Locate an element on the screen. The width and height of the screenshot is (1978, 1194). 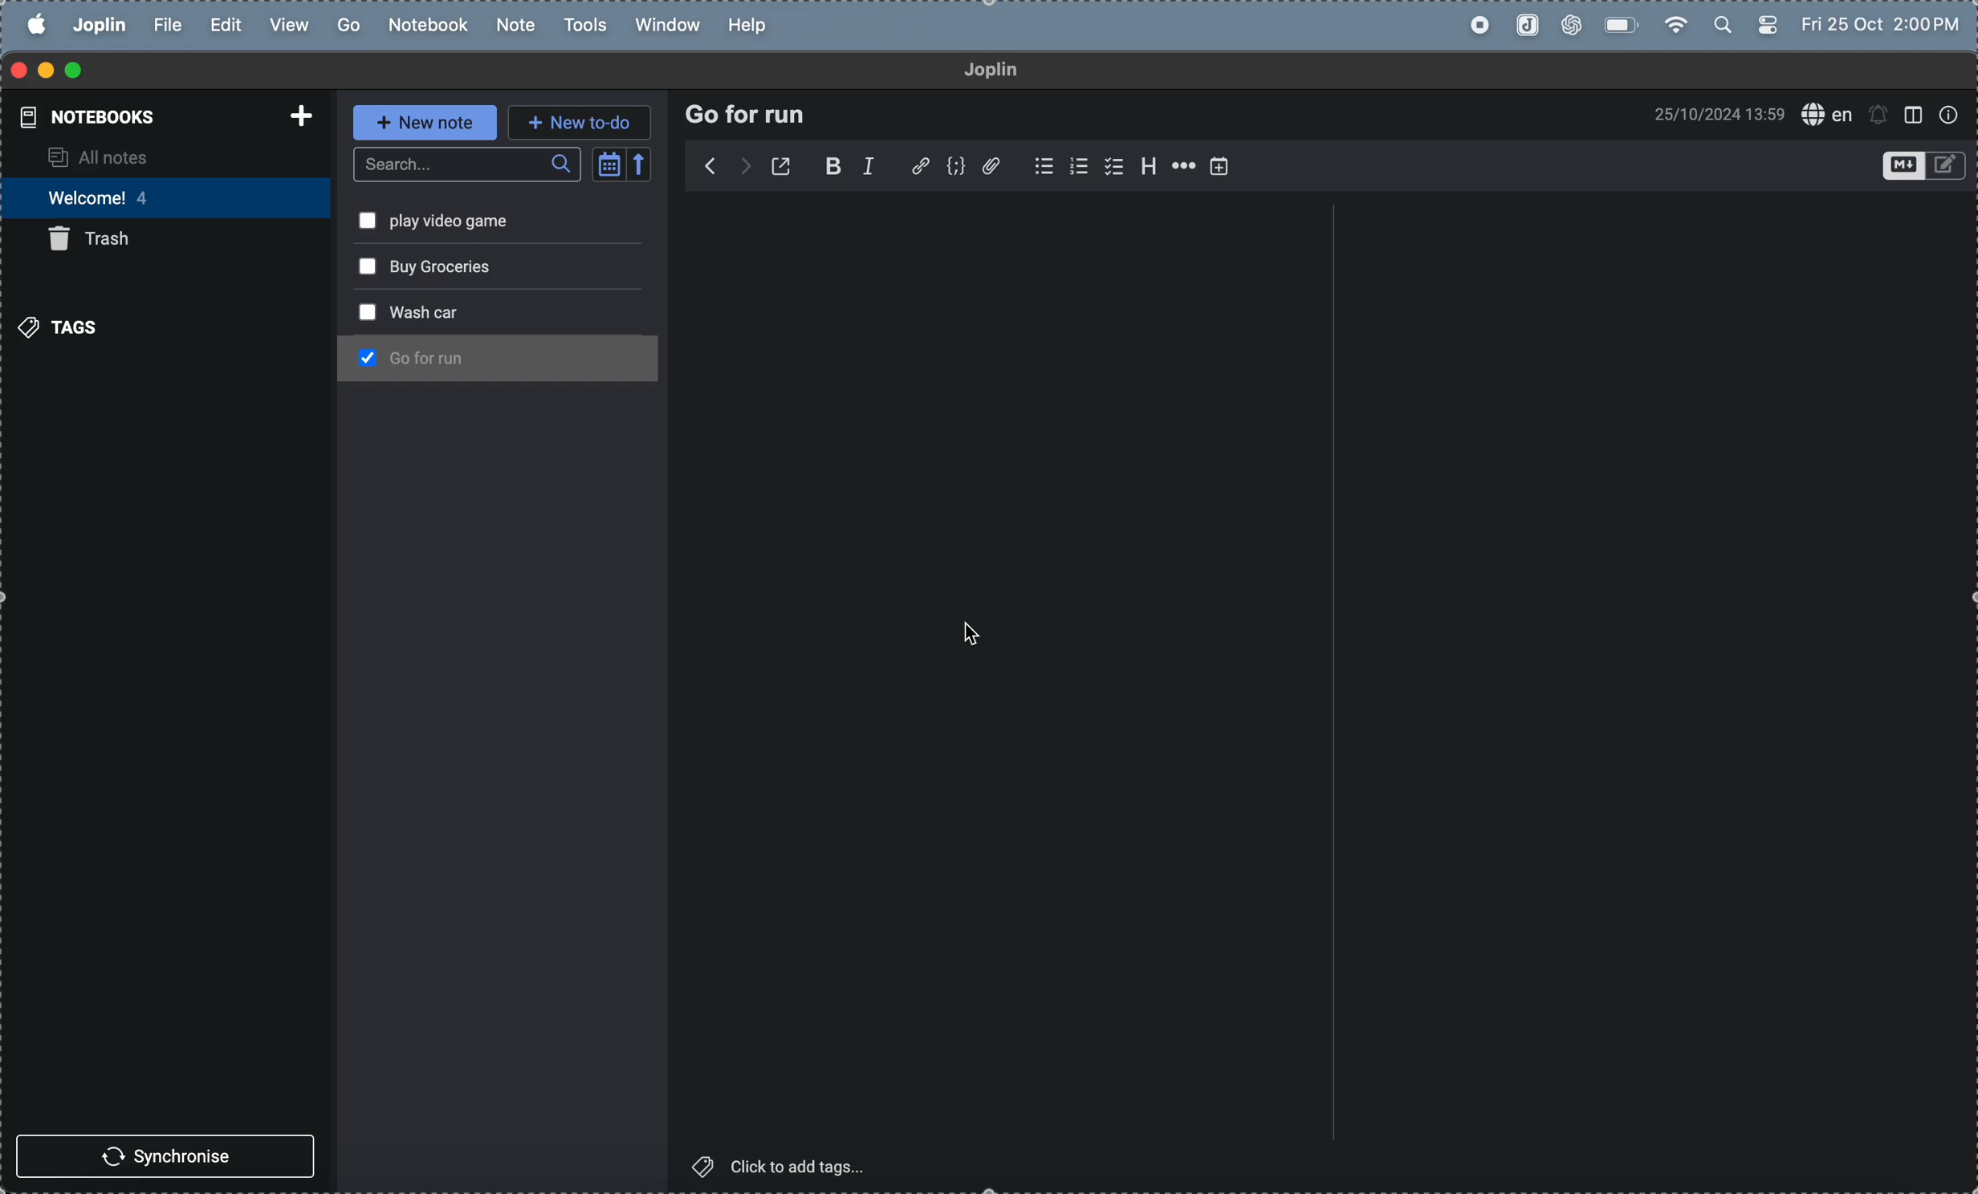
backward is located at coordinates (747, 164).